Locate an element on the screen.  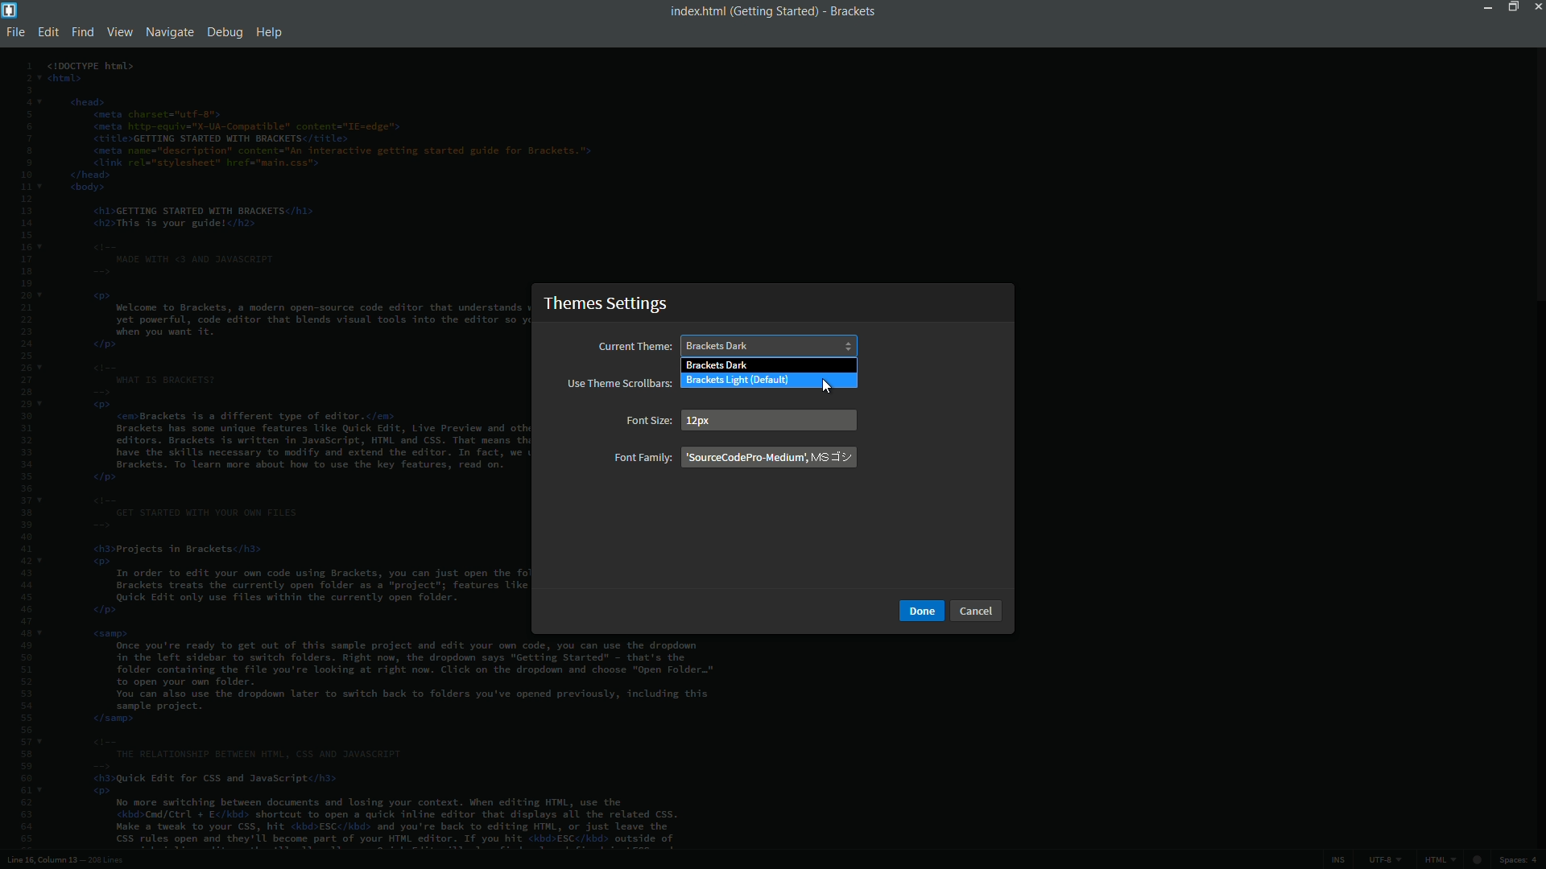
minimize is located at coordinates (1485, 6).